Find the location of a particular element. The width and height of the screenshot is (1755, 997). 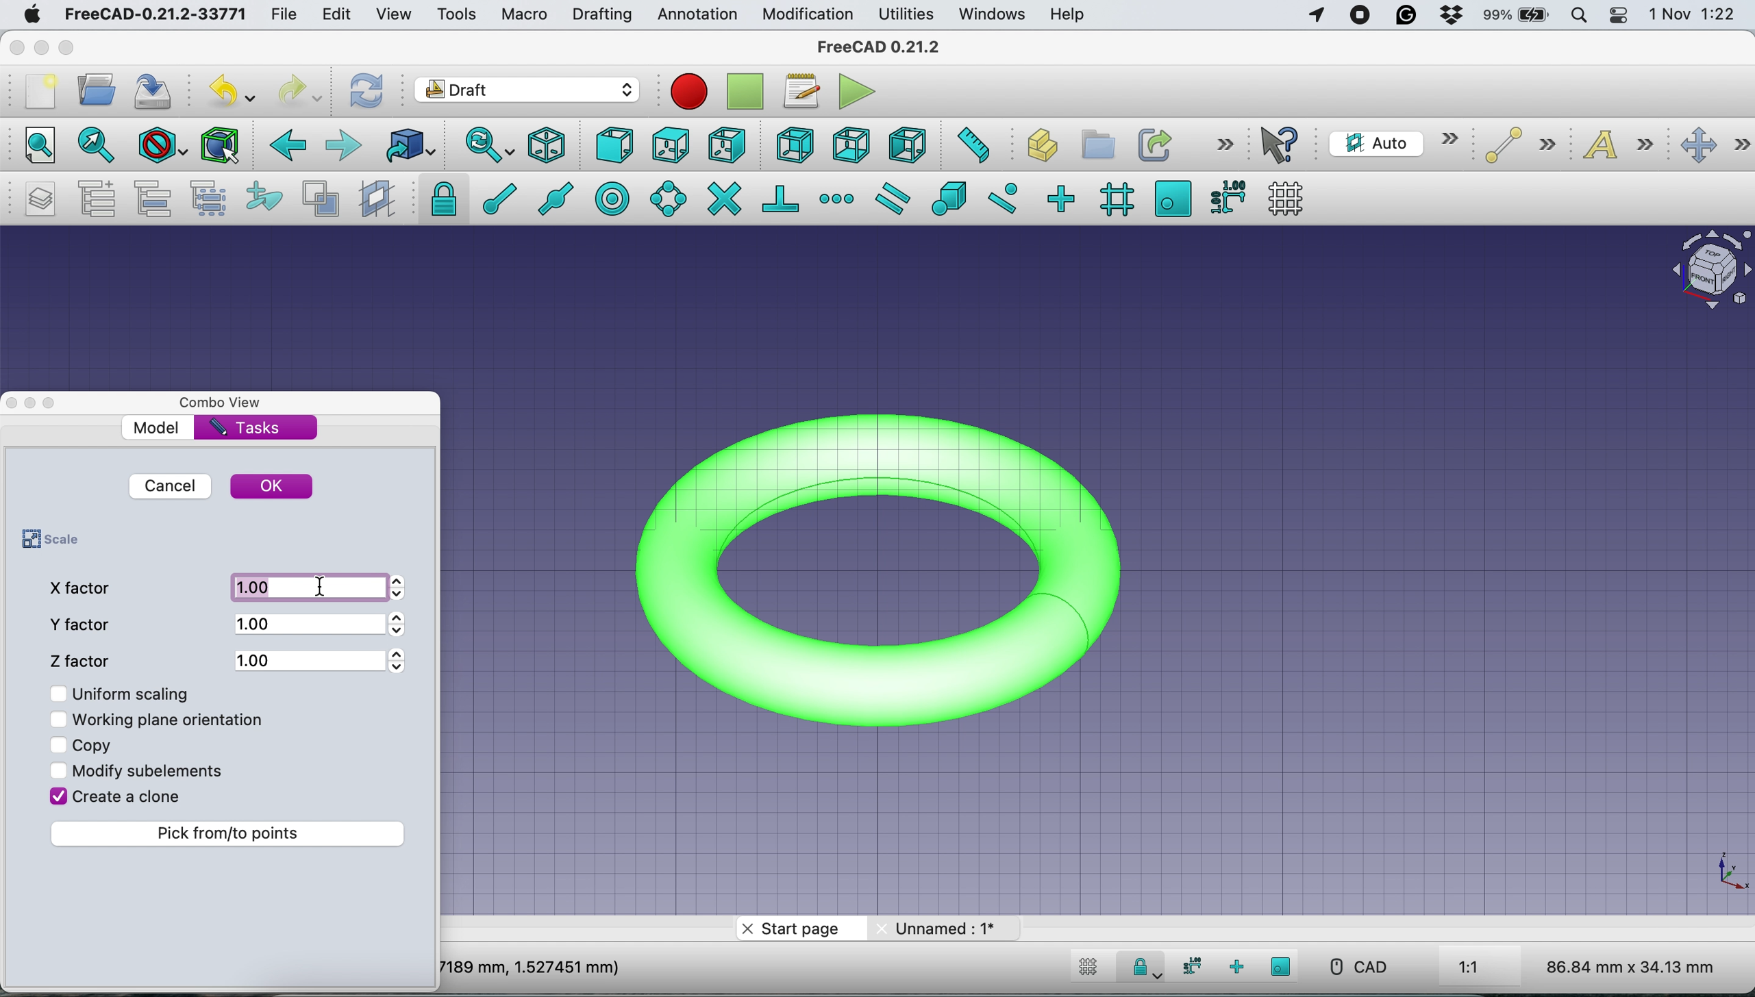

control center is located at coordinates (1618, 17).